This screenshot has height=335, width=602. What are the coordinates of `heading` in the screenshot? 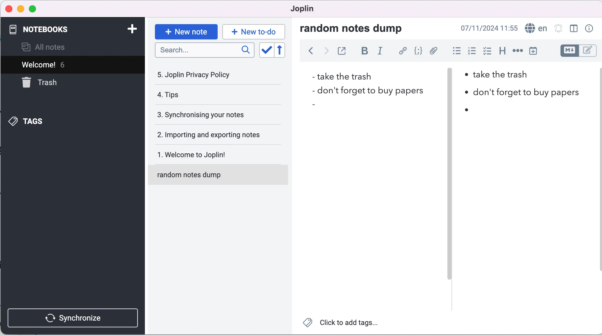 It's located at (500, 52).